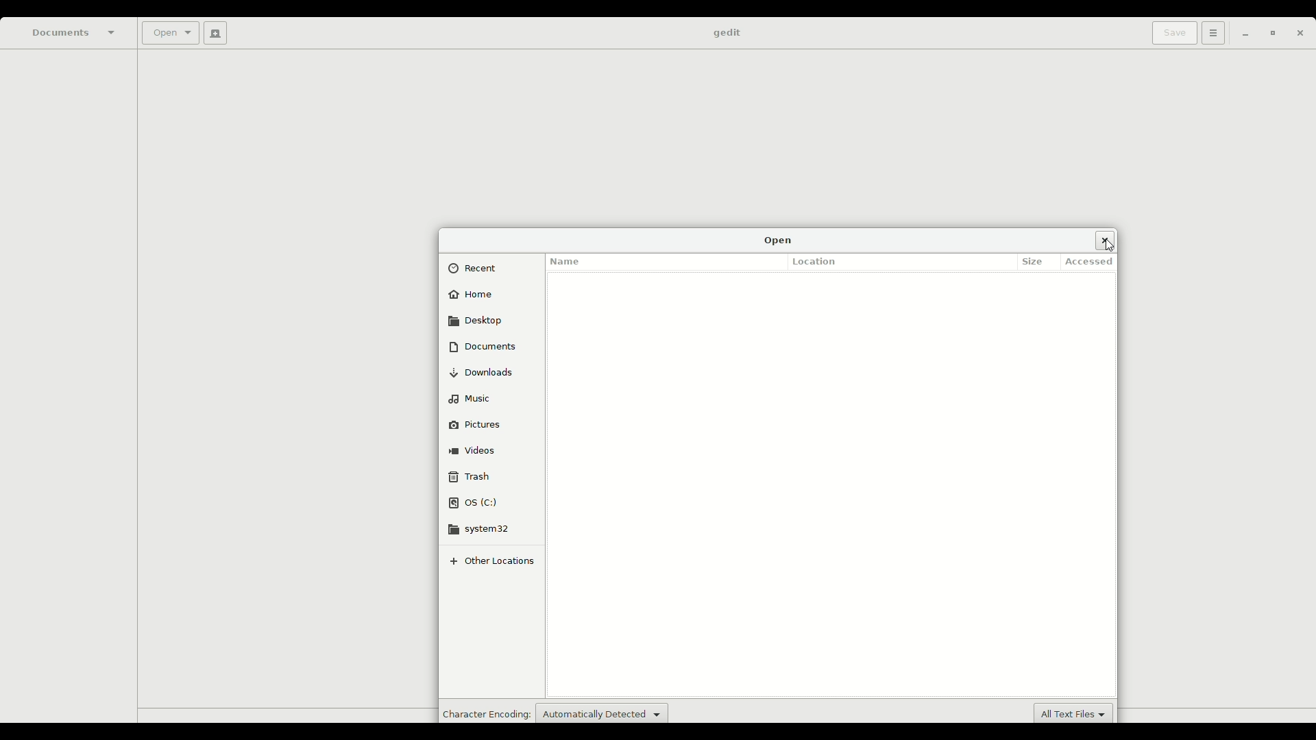 This screenshot has width=1316, height=740. I want to click on Recent, so click(478, 269).